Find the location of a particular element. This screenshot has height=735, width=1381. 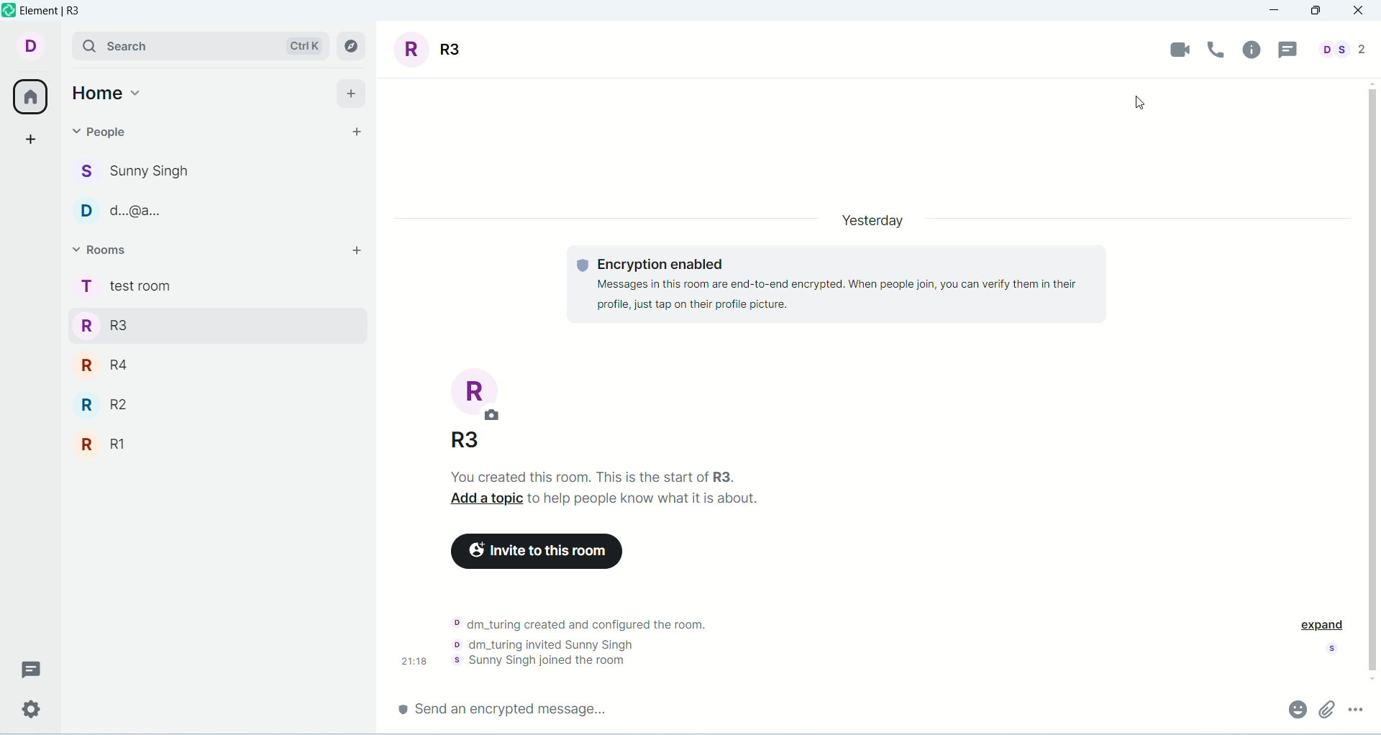

minimize is located at coordinates (1280, 11).